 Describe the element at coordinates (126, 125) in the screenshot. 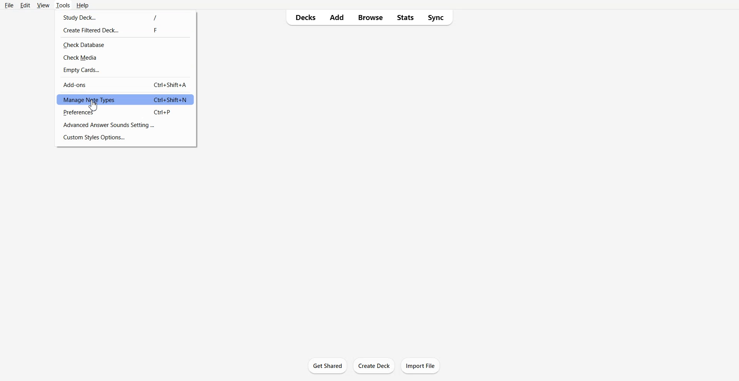

I see `Advance Answer Sounds Settings` at that location.